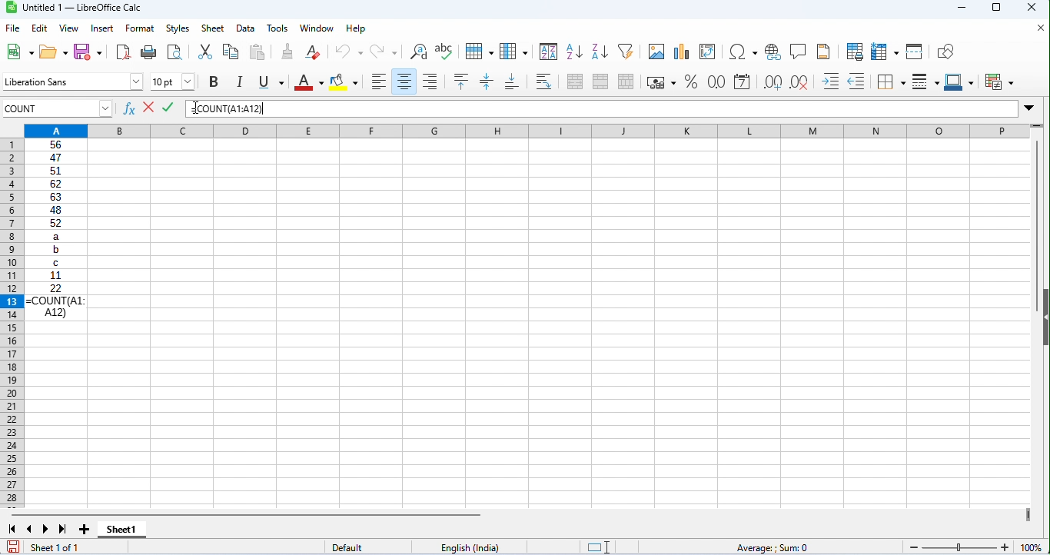 The height and width of the screenshot is (555, 1050). What do you see at coordinates (642, 108) in the screenshot?
I see `formula bar` at bounding box center [642, 108].